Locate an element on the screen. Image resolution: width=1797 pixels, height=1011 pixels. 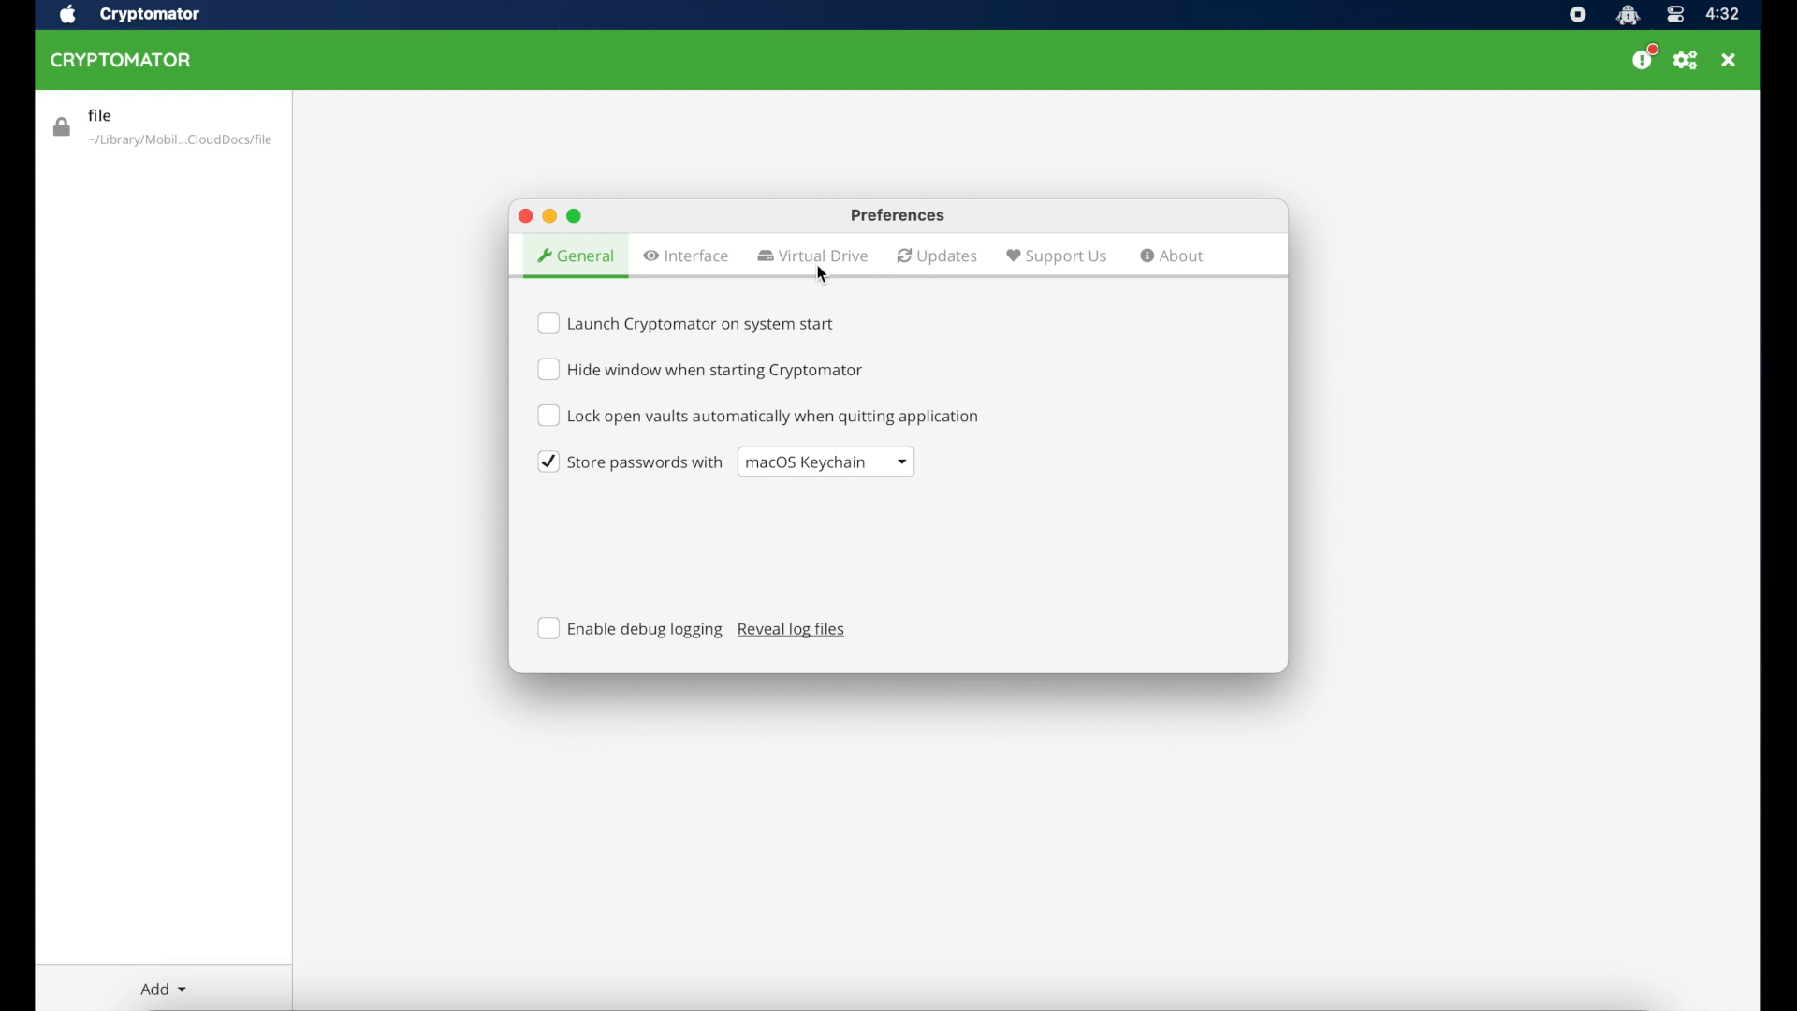
store passwords with is located at coordinates (629, 462).